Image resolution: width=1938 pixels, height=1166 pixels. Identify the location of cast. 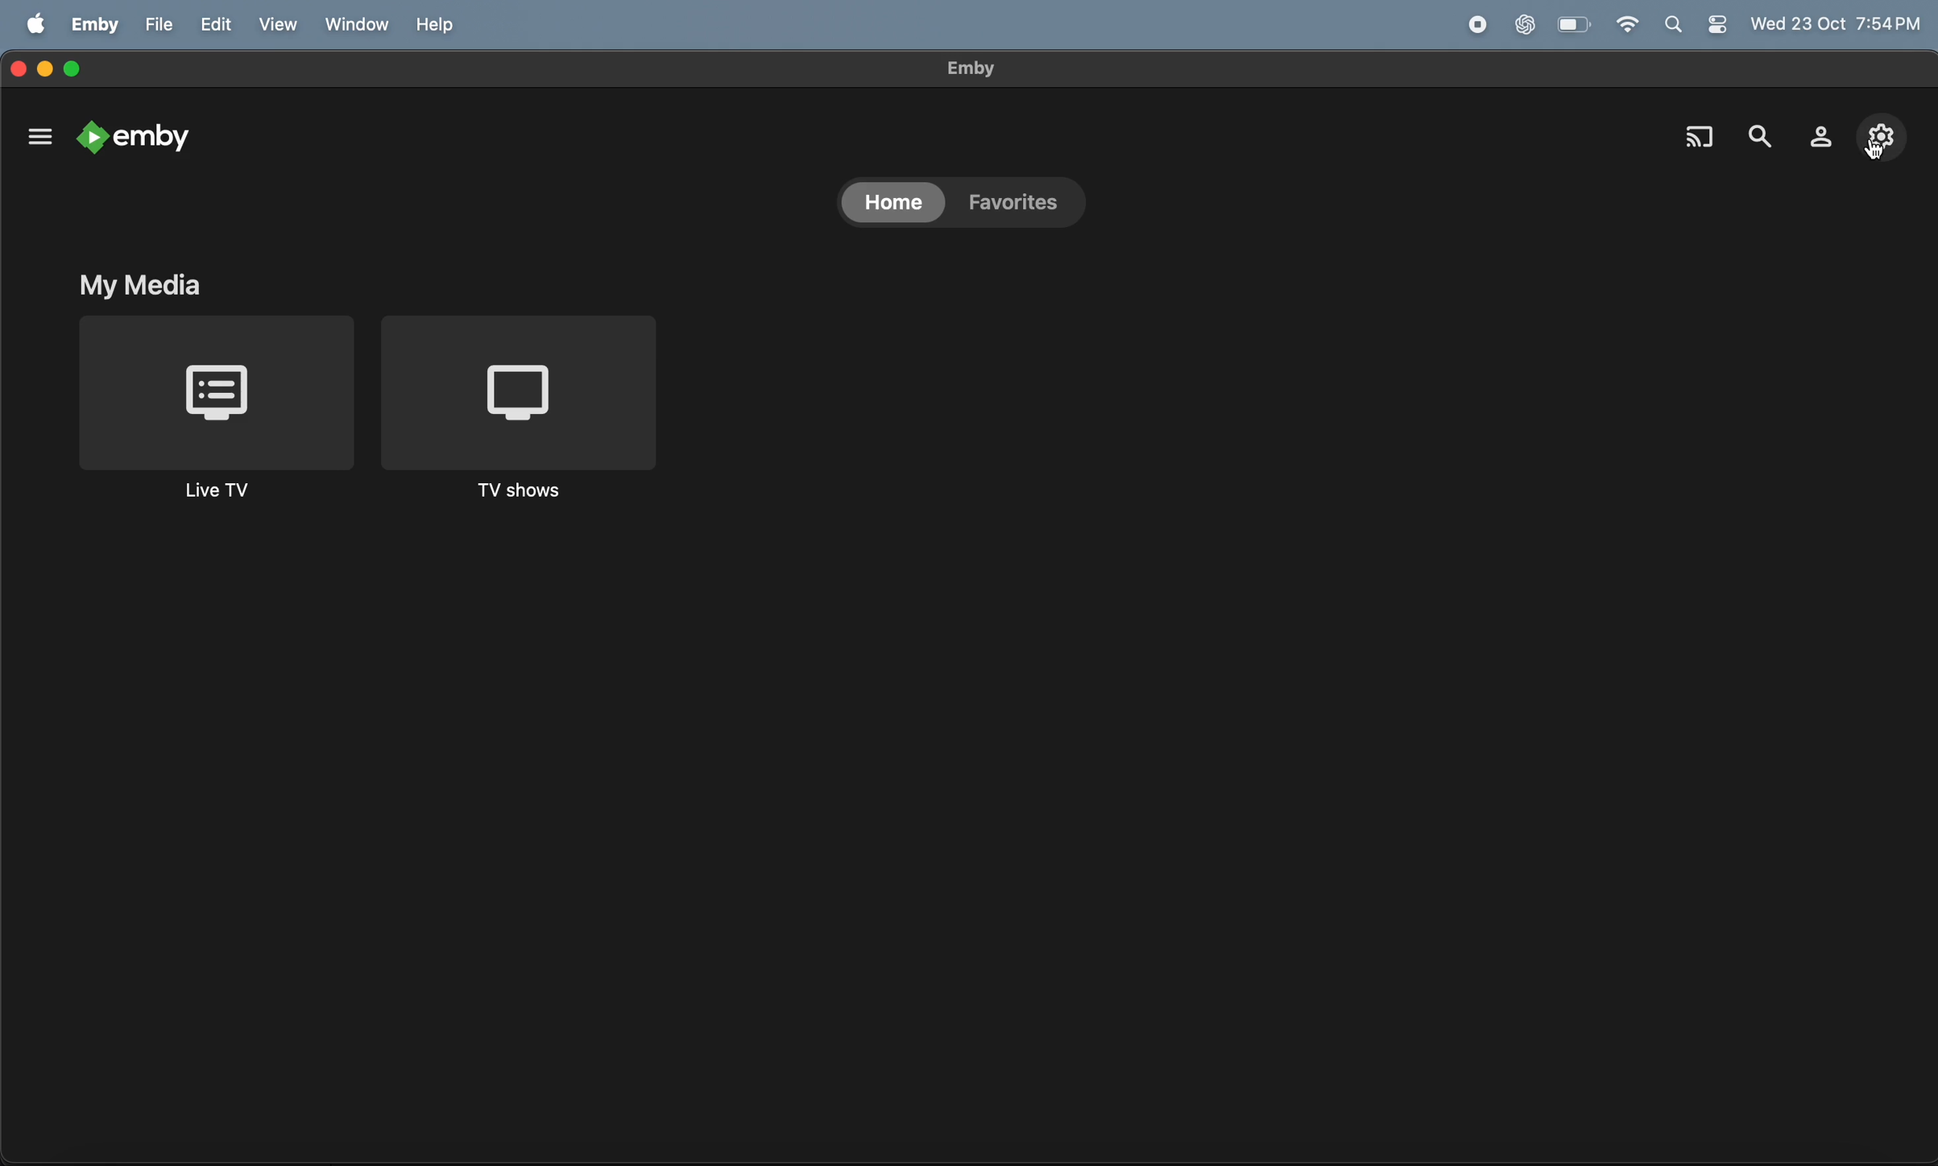
(1698, 134).